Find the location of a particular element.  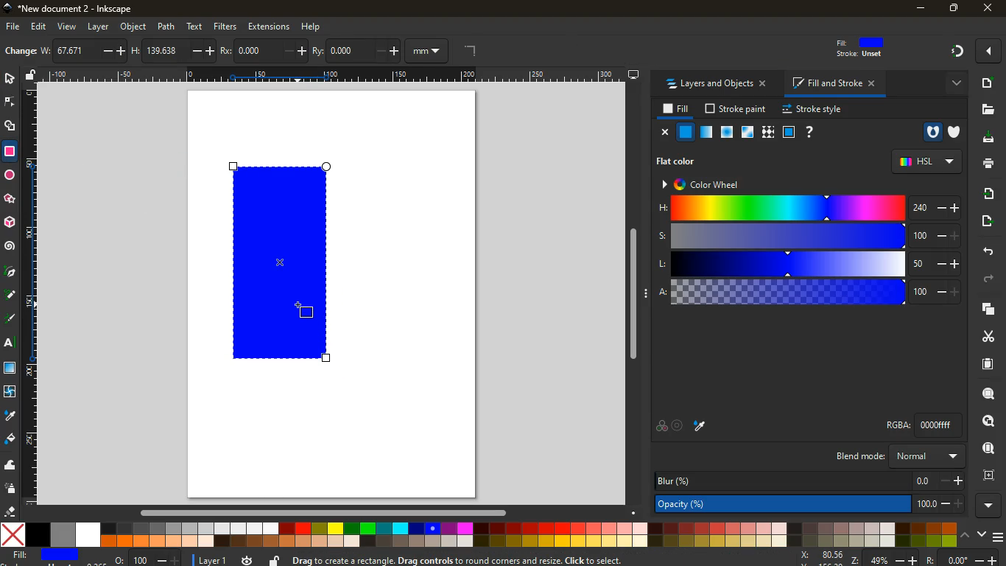

inkscape is located at coordinates (71, 7).